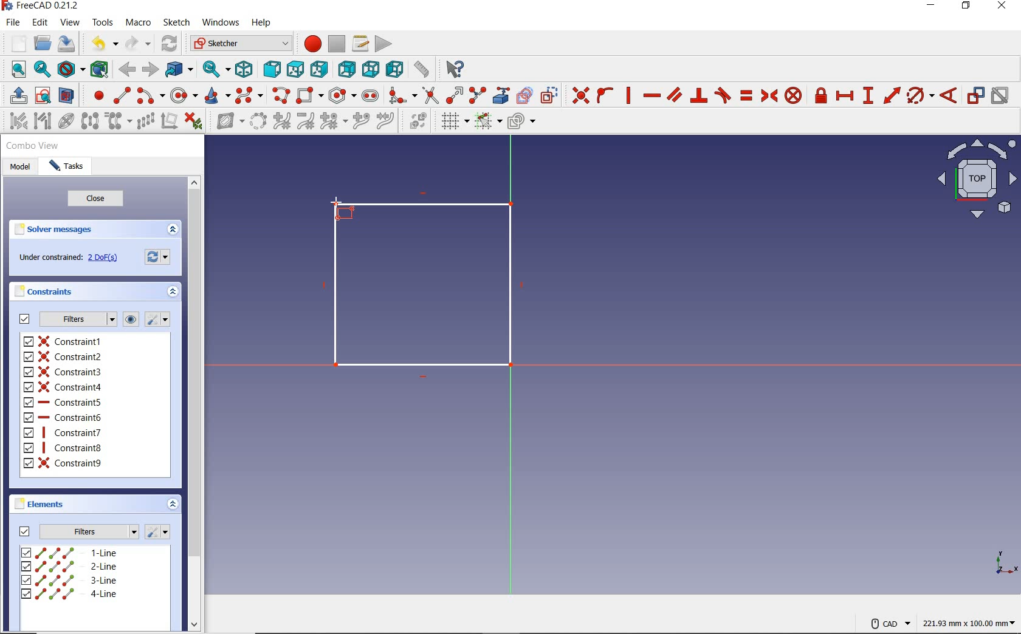  Describe the element at coordinates (22, 168) in the screenshot. I see `model` at that location.